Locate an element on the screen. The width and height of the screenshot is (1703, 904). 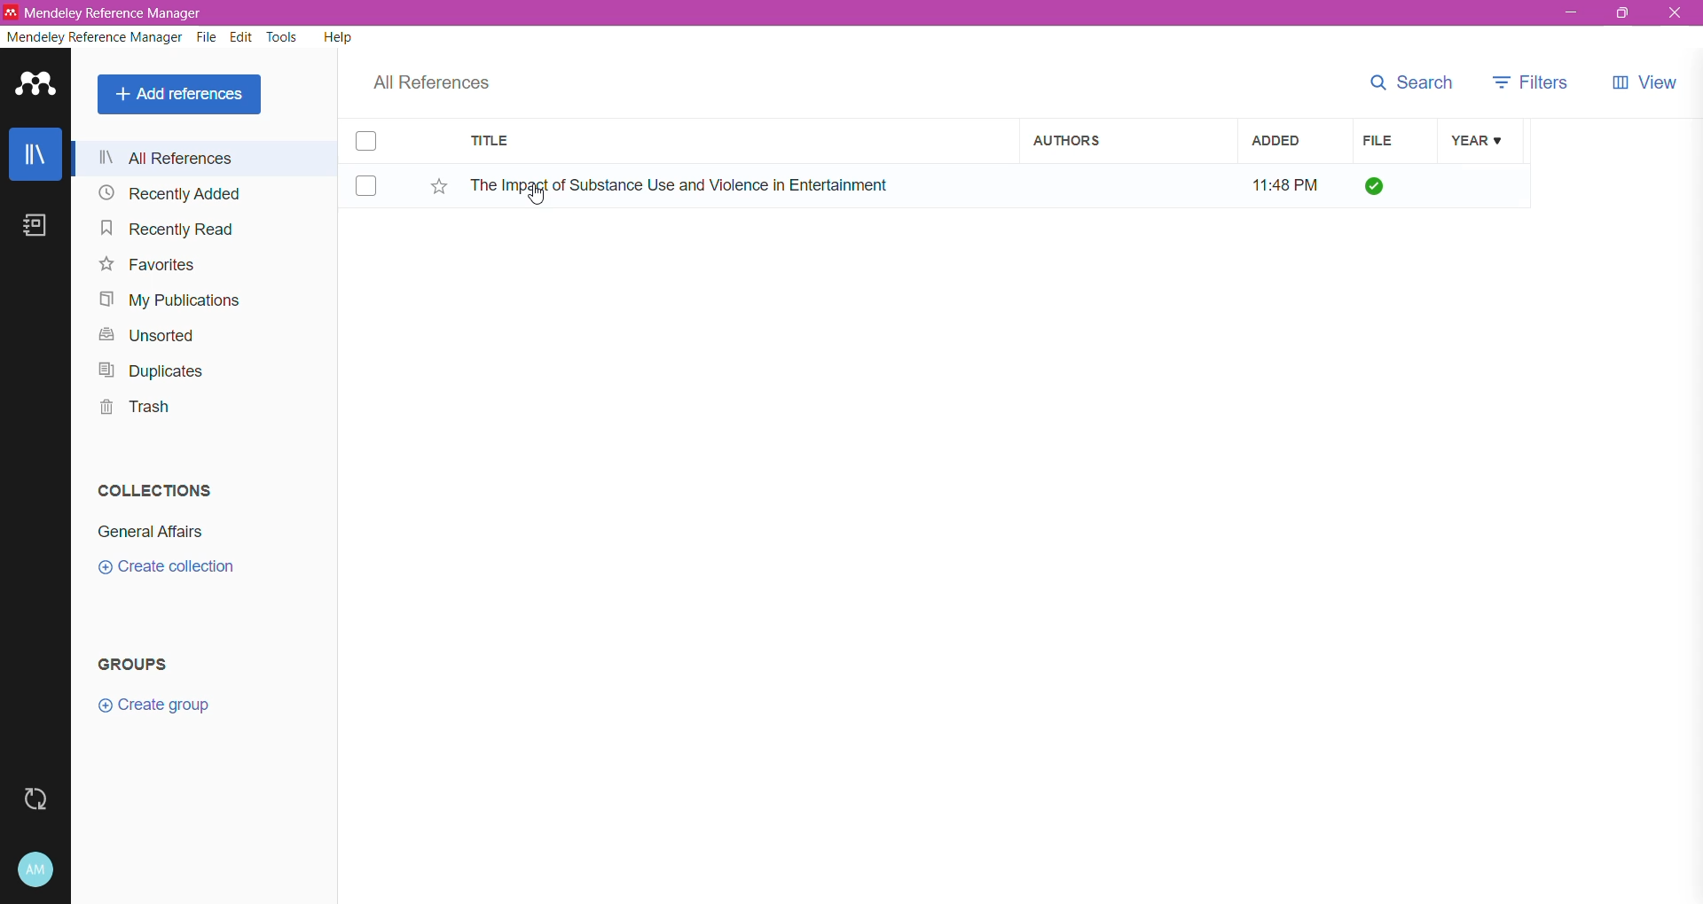
Application Name is located at coordinates (112, 12).